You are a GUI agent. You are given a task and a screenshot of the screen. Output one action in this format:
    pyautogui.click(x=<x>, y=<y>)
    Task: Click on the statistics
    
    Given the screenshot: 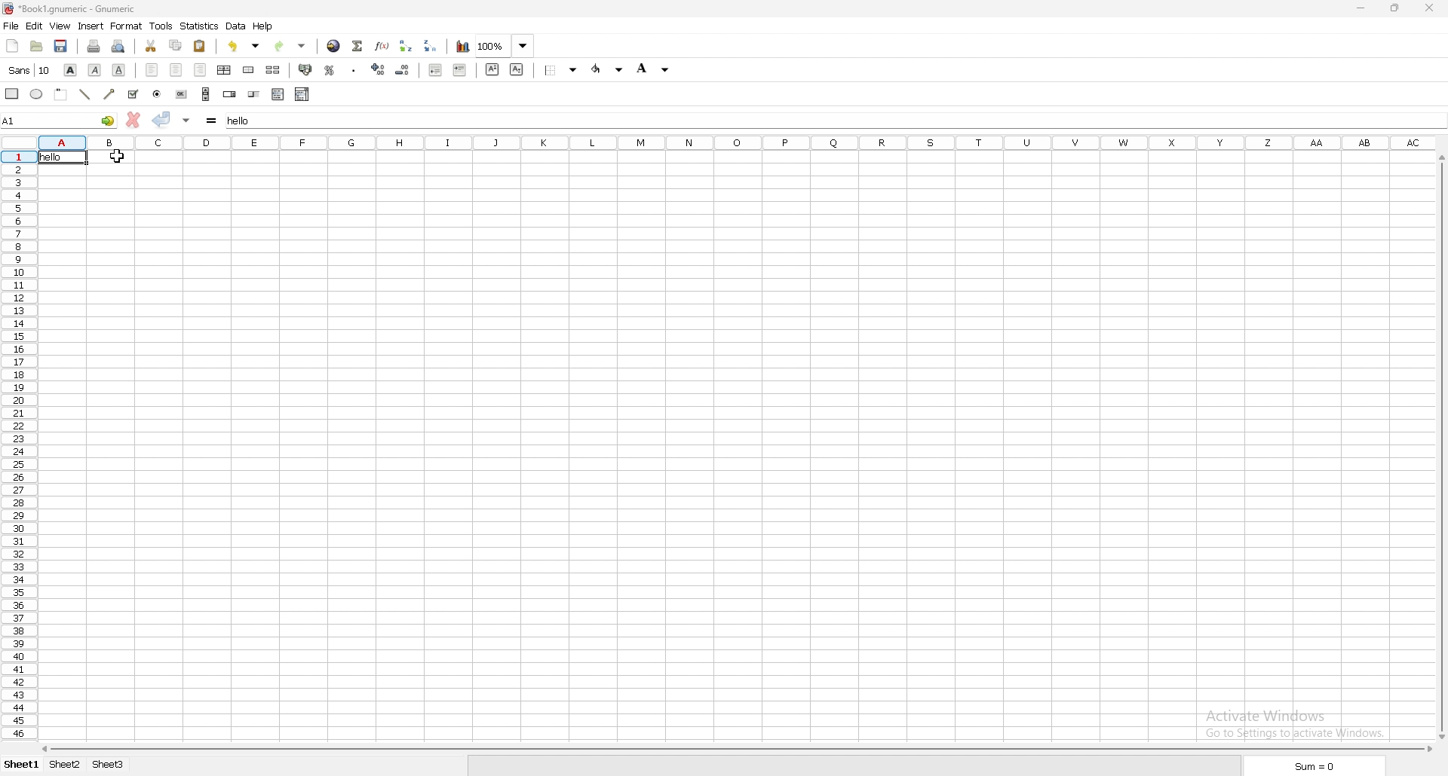 What is the action you would take?
    pyautogui.click(x=200, y=26)
    